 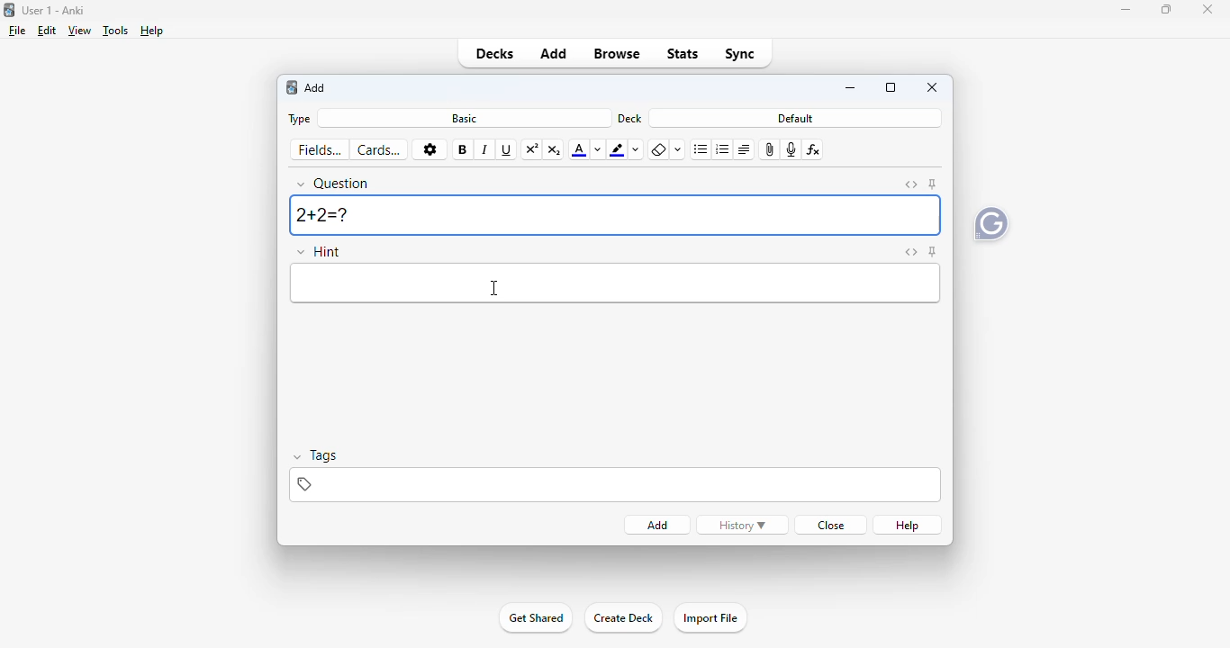 What do you see at coordinates (618, 283) in the screenshot?
I see `hint` at bounding box center [618, 283].